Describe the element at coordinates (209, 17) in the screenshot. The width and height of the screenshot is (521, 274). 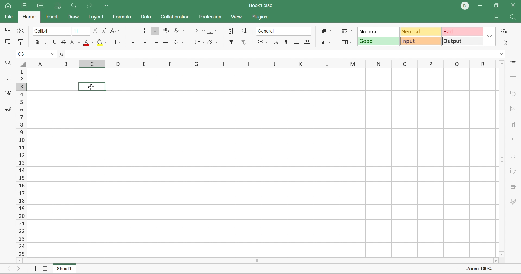
I see `Protection` at that location.